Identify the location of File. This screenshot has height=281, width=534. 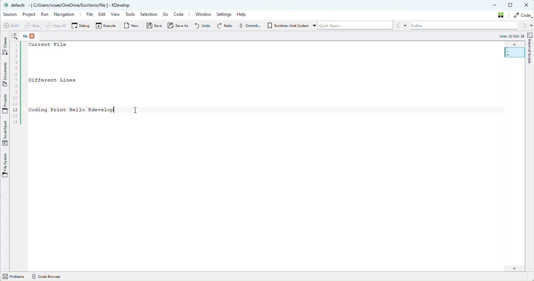
(30, 36).